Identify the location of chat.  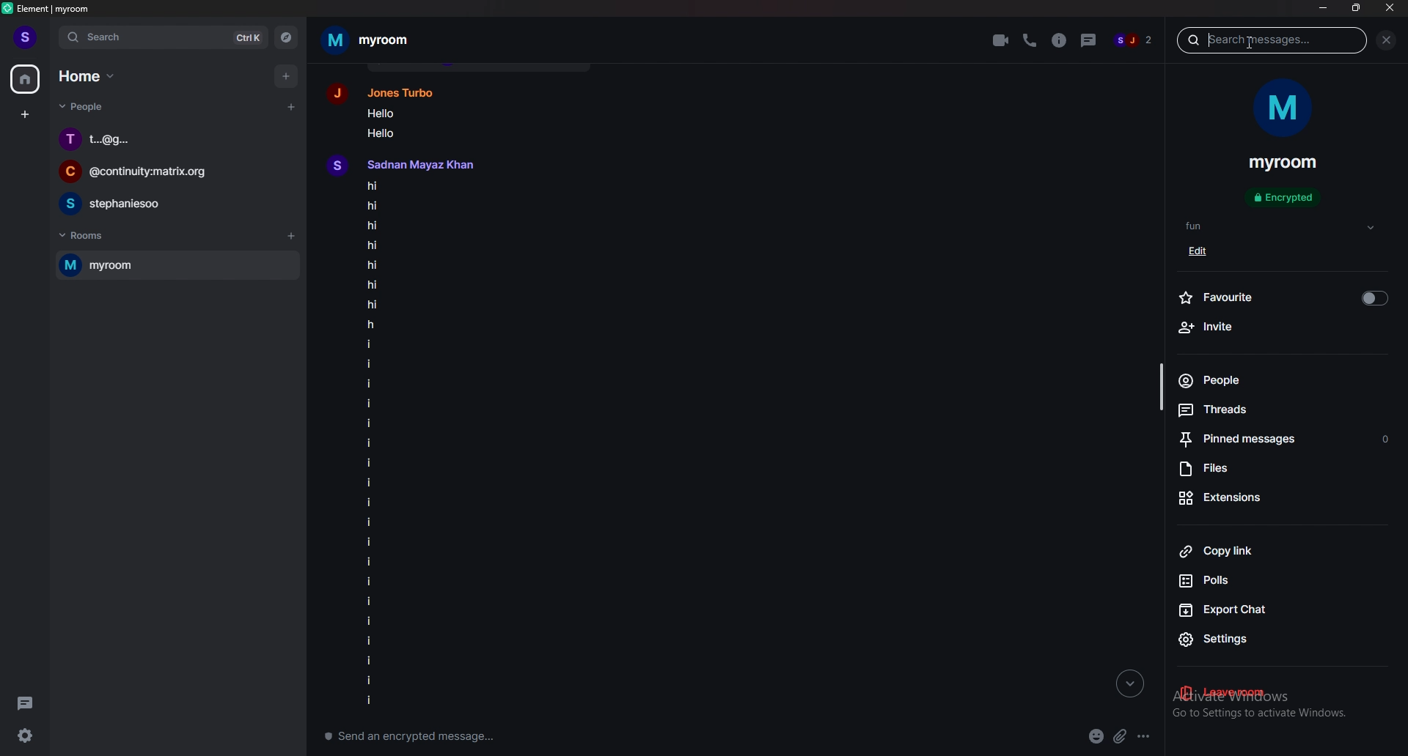
(175, 204).